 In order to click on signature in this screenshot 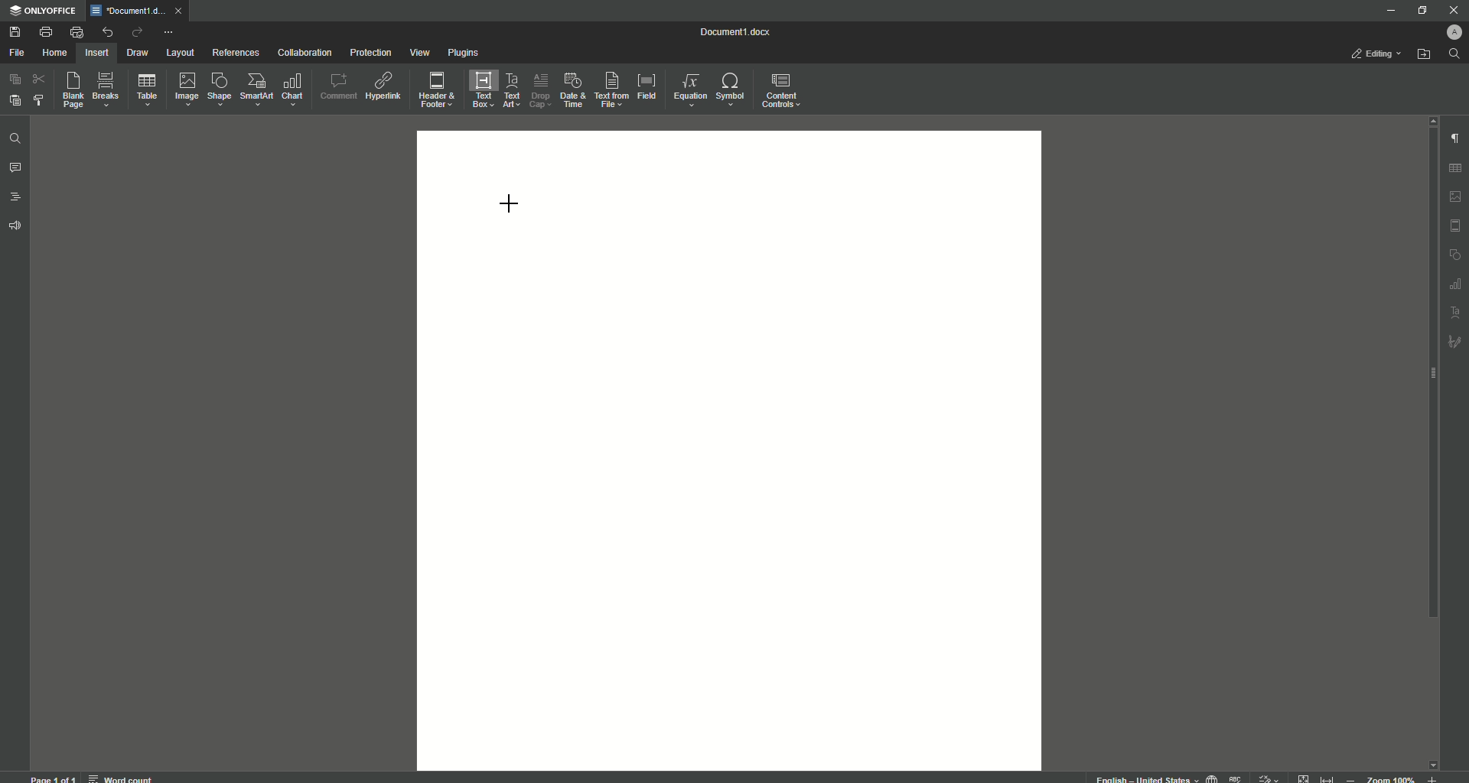, I will do `click(1455, 343)`.